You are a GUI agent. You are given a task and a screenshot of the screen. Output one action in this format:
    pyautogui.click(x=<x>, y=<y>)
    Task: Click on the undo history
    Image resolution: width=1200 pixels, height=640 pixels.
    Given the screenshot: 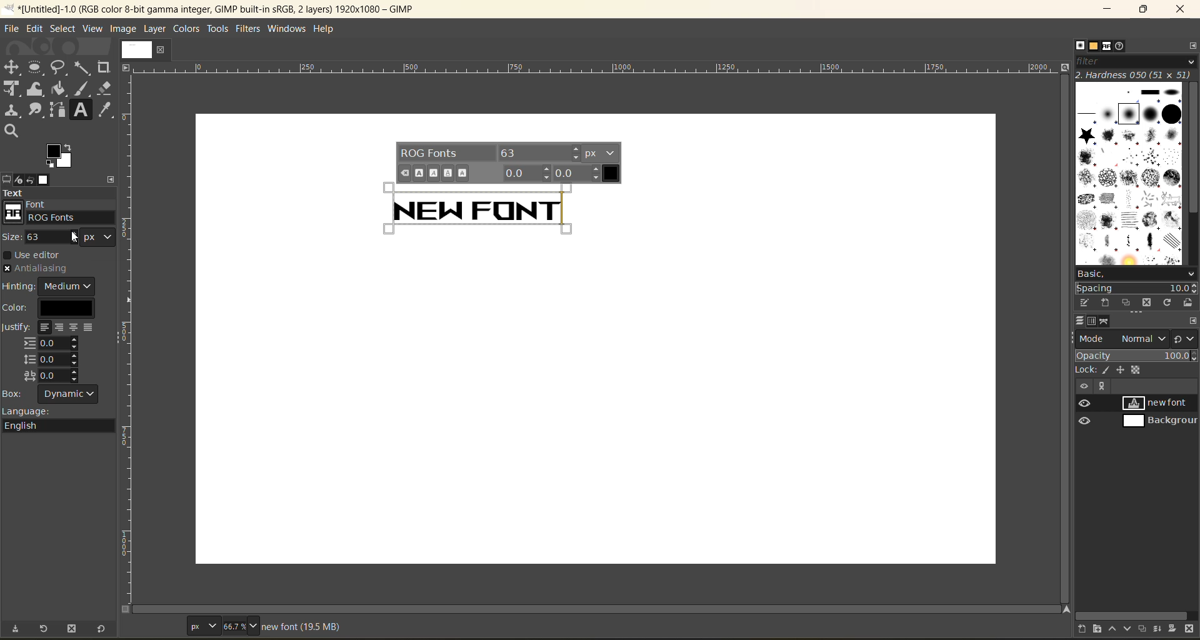 What is the action you would take?
    pyautogui.click(x=30, y=181)
    